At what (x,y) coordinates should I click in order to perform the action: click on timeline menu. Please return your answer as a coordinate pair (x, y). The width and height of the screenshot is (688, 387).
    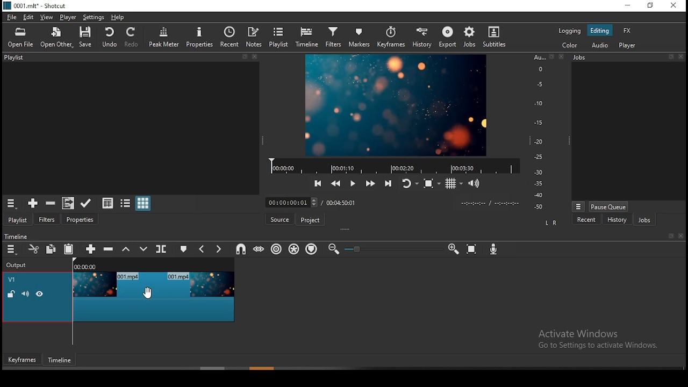
    Looking at the image, I should click on (12, 204).